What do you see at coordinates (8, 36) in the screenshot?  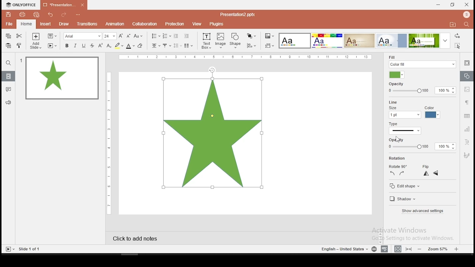 I see `copy` at bounding box center [8, 36].